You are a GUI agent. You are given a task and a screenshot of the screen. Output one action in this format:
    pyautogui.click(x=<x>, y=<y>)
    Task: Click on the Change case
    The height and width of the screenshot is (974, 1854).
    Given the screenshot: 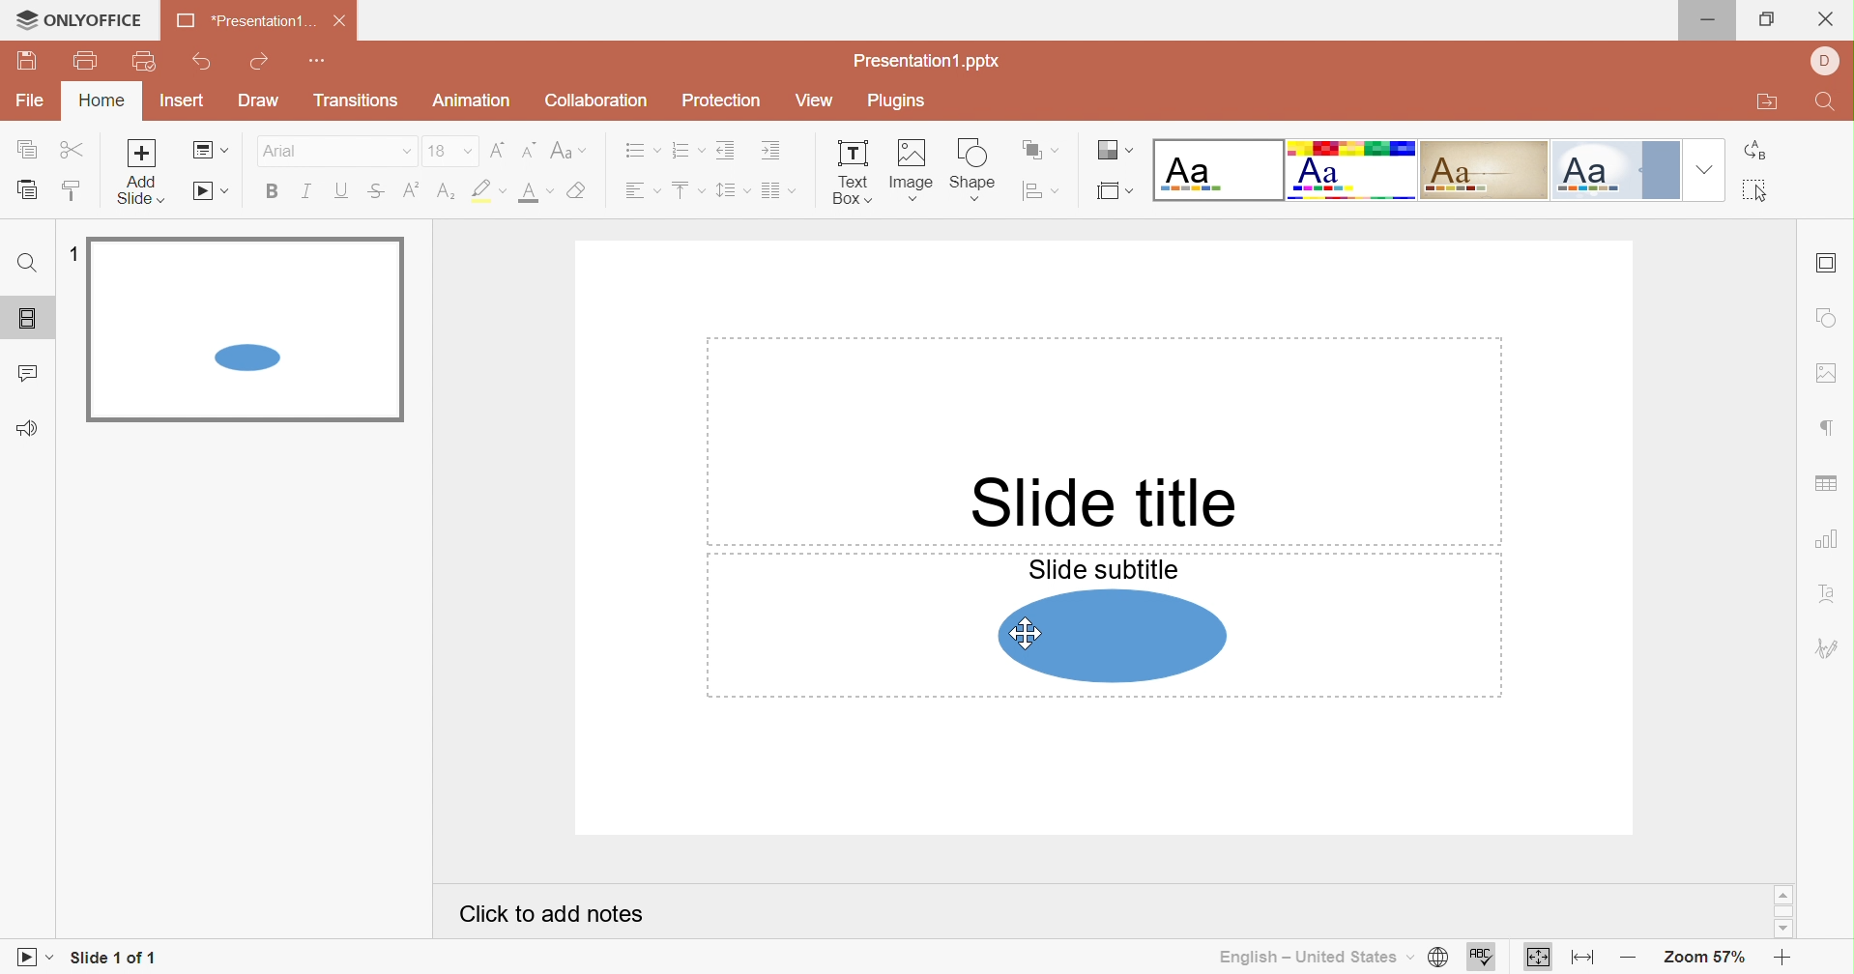 What is the action you would take?
    pyautogui.click(x=566, y=153)
    